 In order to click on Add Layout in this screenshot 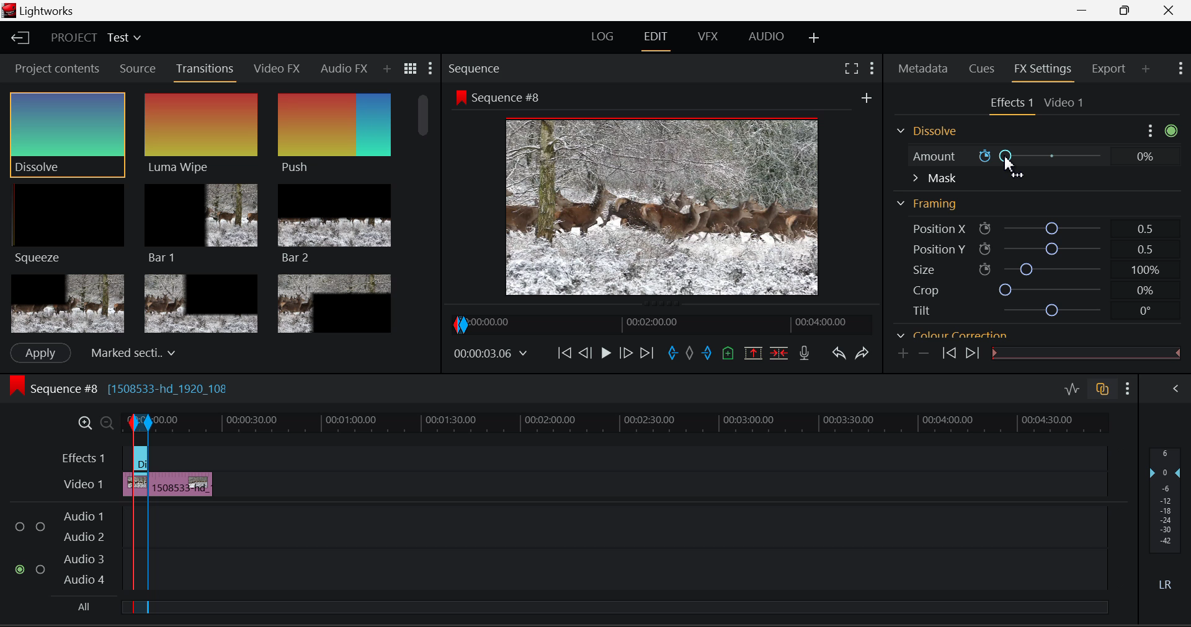, I will do `click(814, 39)`.